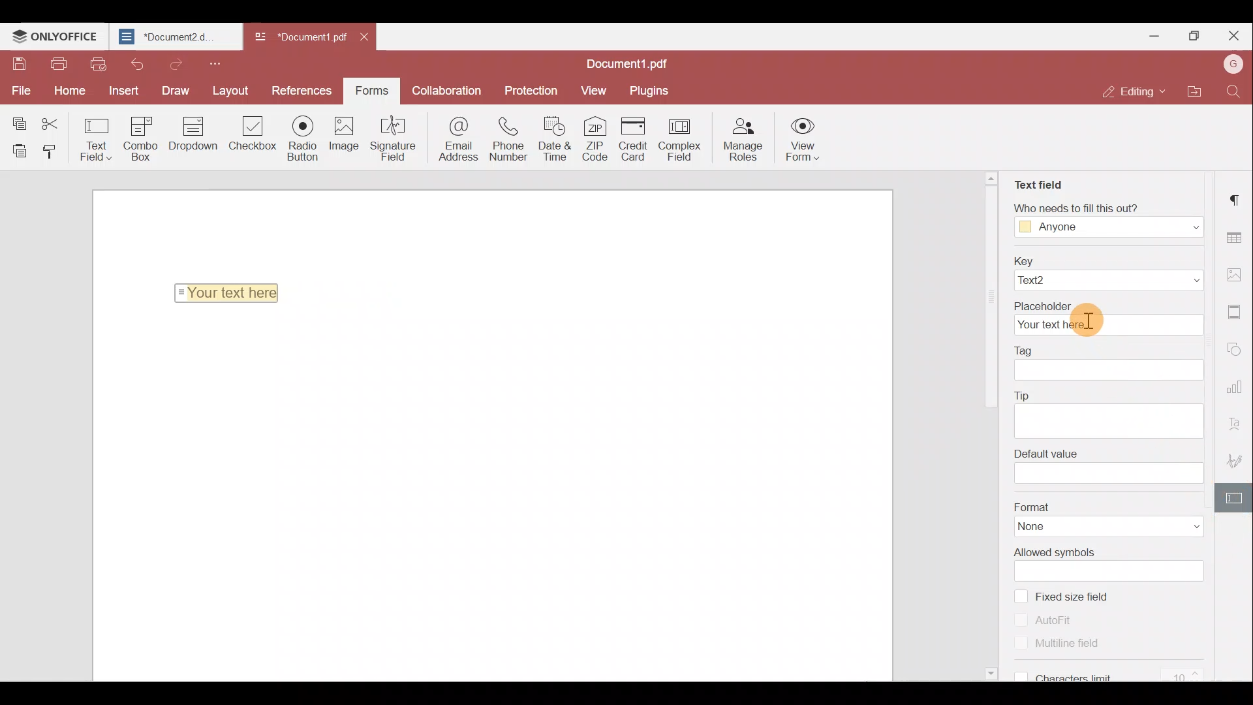  Describe the element at coordinates (1045, 452) in the screenshot. I see `Default value` at that location.